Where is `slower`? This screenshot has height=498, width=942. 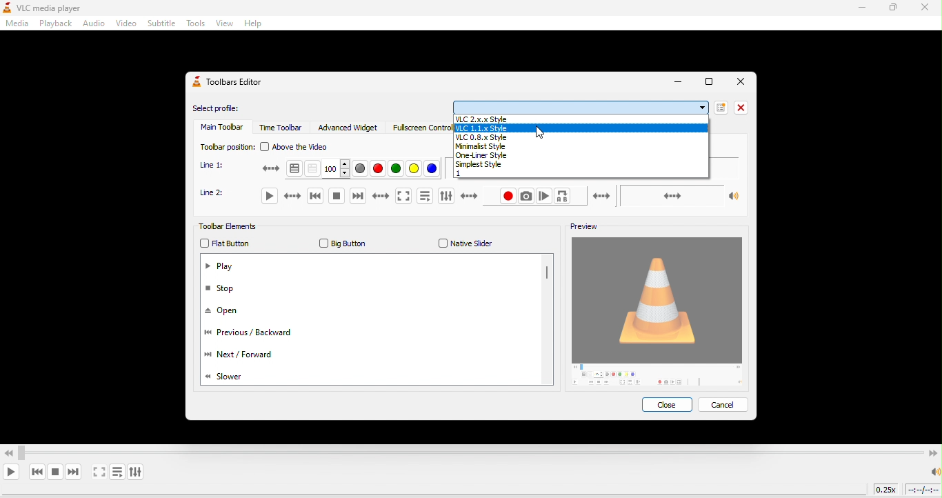
slower is located at coordinates (232, 376).